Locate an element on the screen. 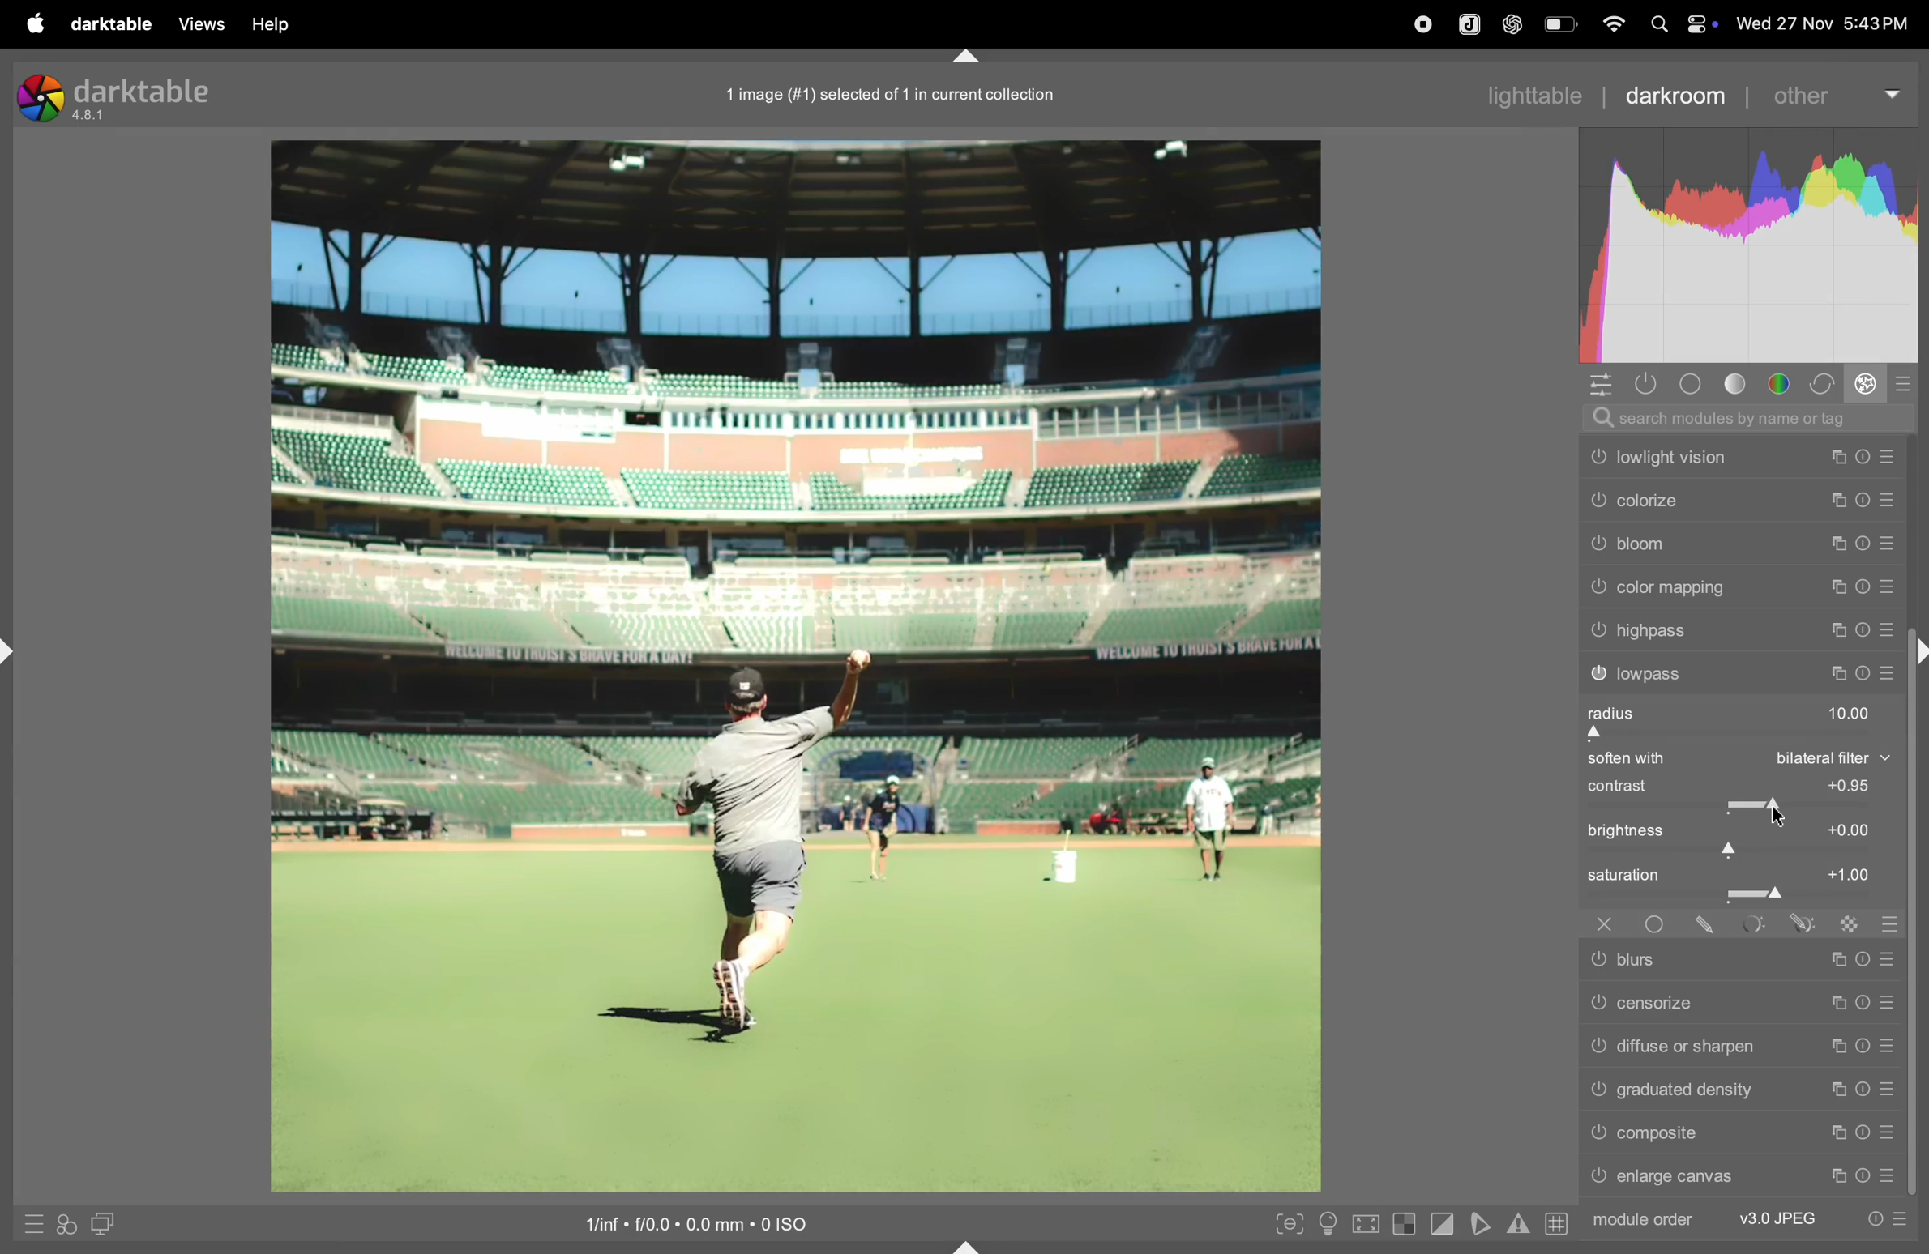  1 image is located at coordinates (892, 94).